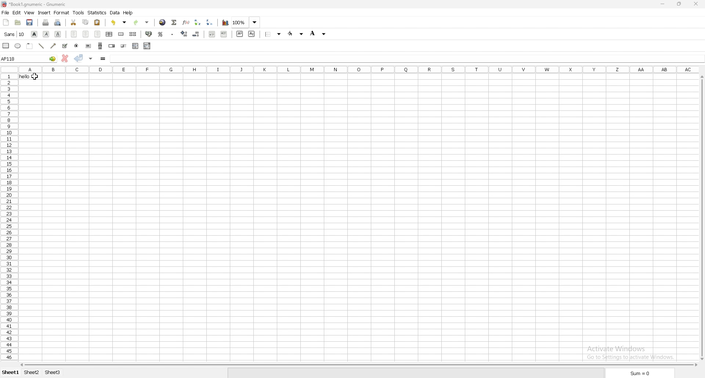 Image resolution: width=705 pixels, height=378 pixels. I want to click on resize, so click(679, 4).